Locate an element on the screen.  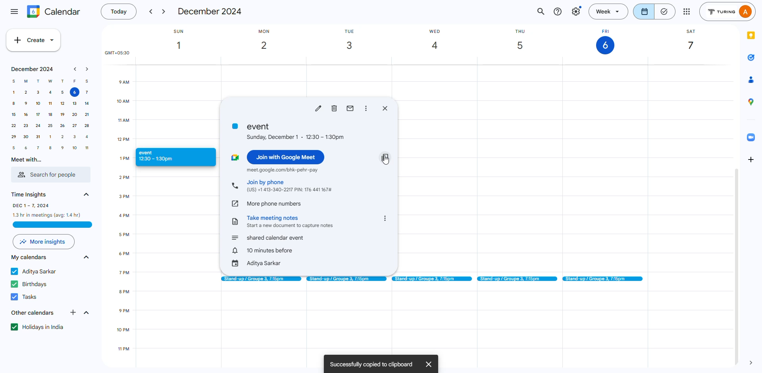
4 is located at coordinates (50, 92).